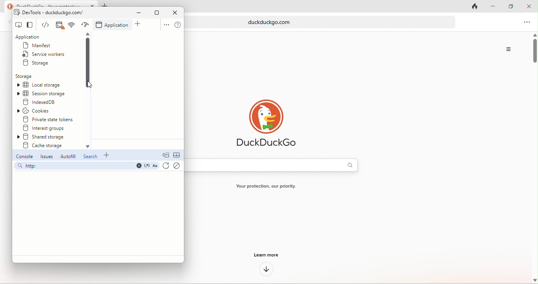 This screenshot has width=538, height=284. Describe the element at coordinates (41, 85) in the screenshot. I see `local storage` at that location.